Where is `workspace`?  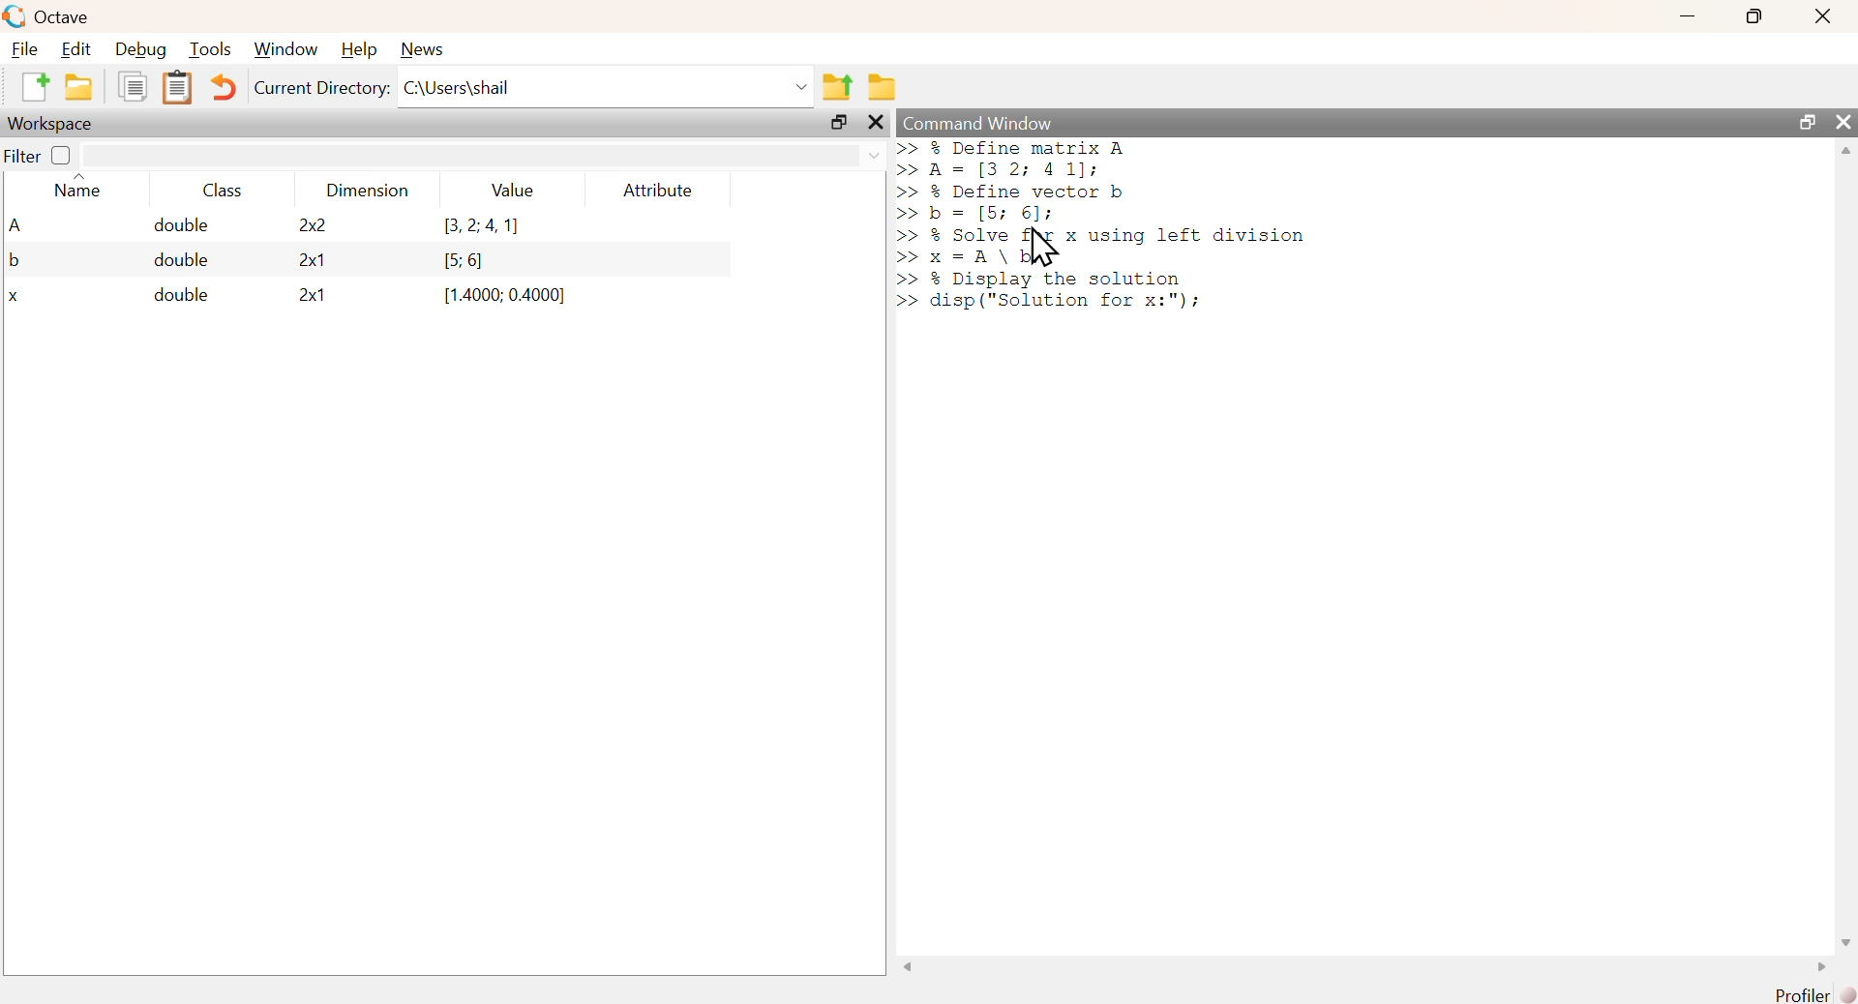 workspace is located at coordinates (53, 124).